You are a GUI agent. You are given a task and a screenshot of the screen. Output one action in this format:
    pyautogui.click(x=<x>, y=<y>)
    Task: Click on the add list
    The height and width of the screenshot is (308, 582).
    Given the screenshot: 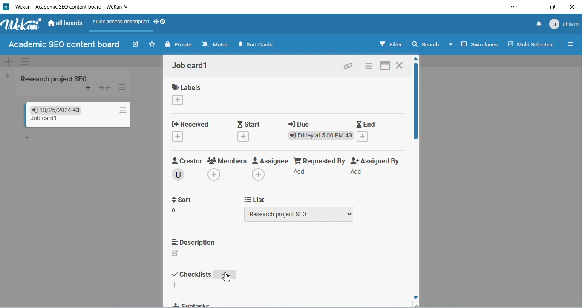 What is the action you would take?
    pyautogui.click(x=6, y=75)
    